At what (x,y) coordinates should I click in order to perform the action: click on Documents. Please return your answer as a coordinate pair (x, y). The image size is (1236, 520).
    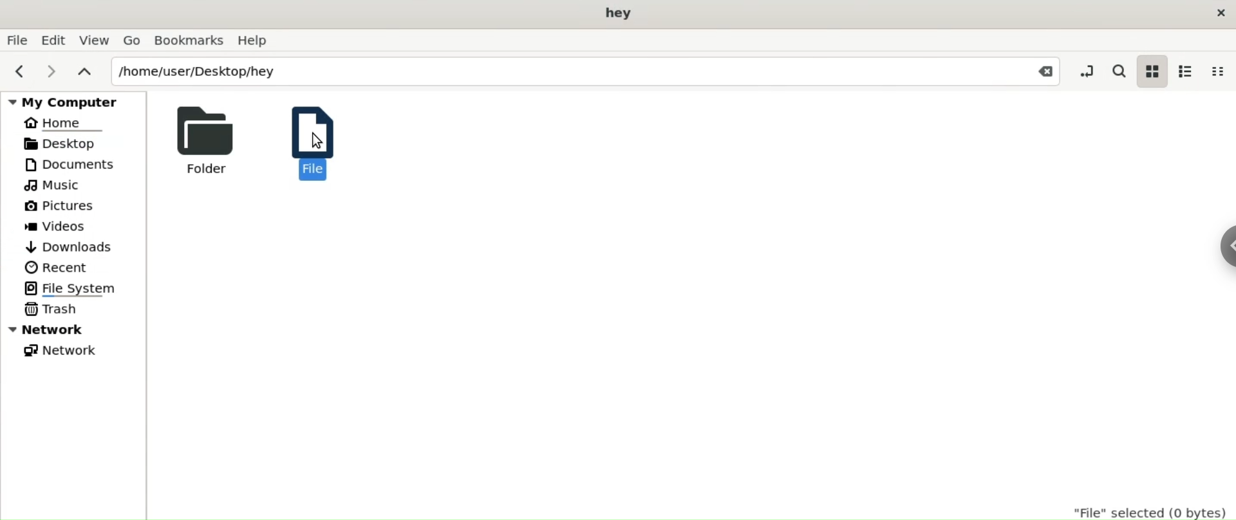
    Looking at the image, I should click on (66, 165).